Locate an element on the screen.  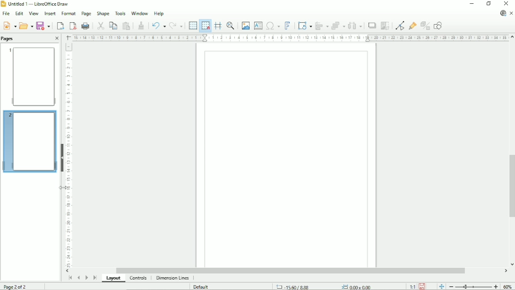
Show gluepoint functions is located at coordinates (413, 26).